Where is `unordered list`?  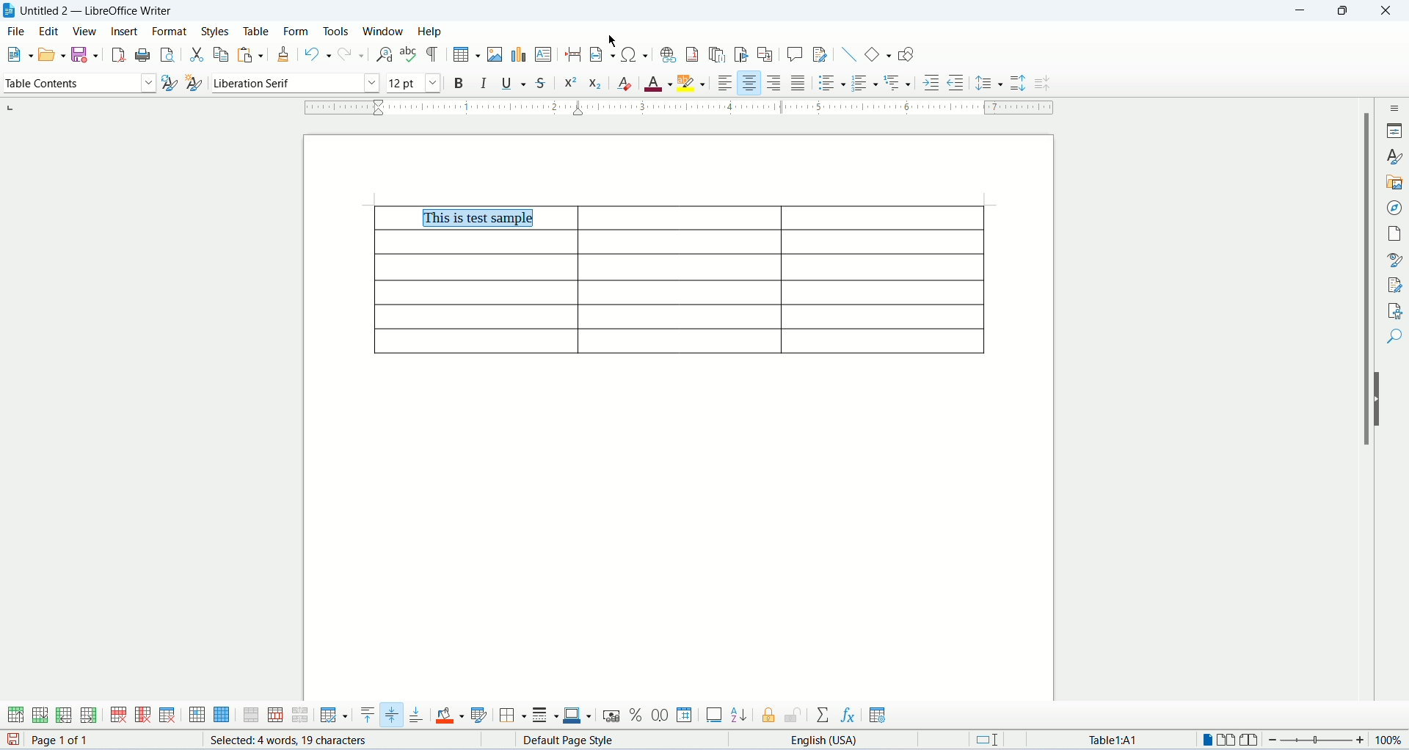 unordered list is located at coordinates (832, 82).